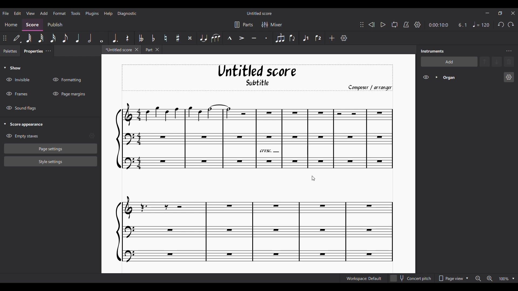  Describe the element at coordinates (243, 25) in the screenshot. I see `Parts settings` at that location.